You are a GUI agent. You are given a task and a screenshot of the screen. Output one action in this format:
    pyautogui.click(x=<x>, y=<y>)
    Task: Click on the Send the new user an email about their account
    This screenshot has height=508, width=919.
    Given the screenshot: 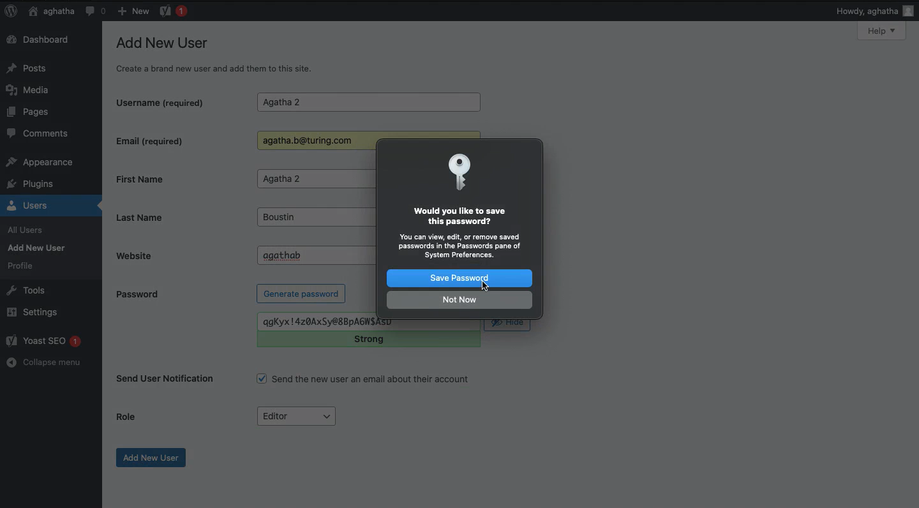 What is the action you would take?
    pyautogui.click(x=365, y=379)
    